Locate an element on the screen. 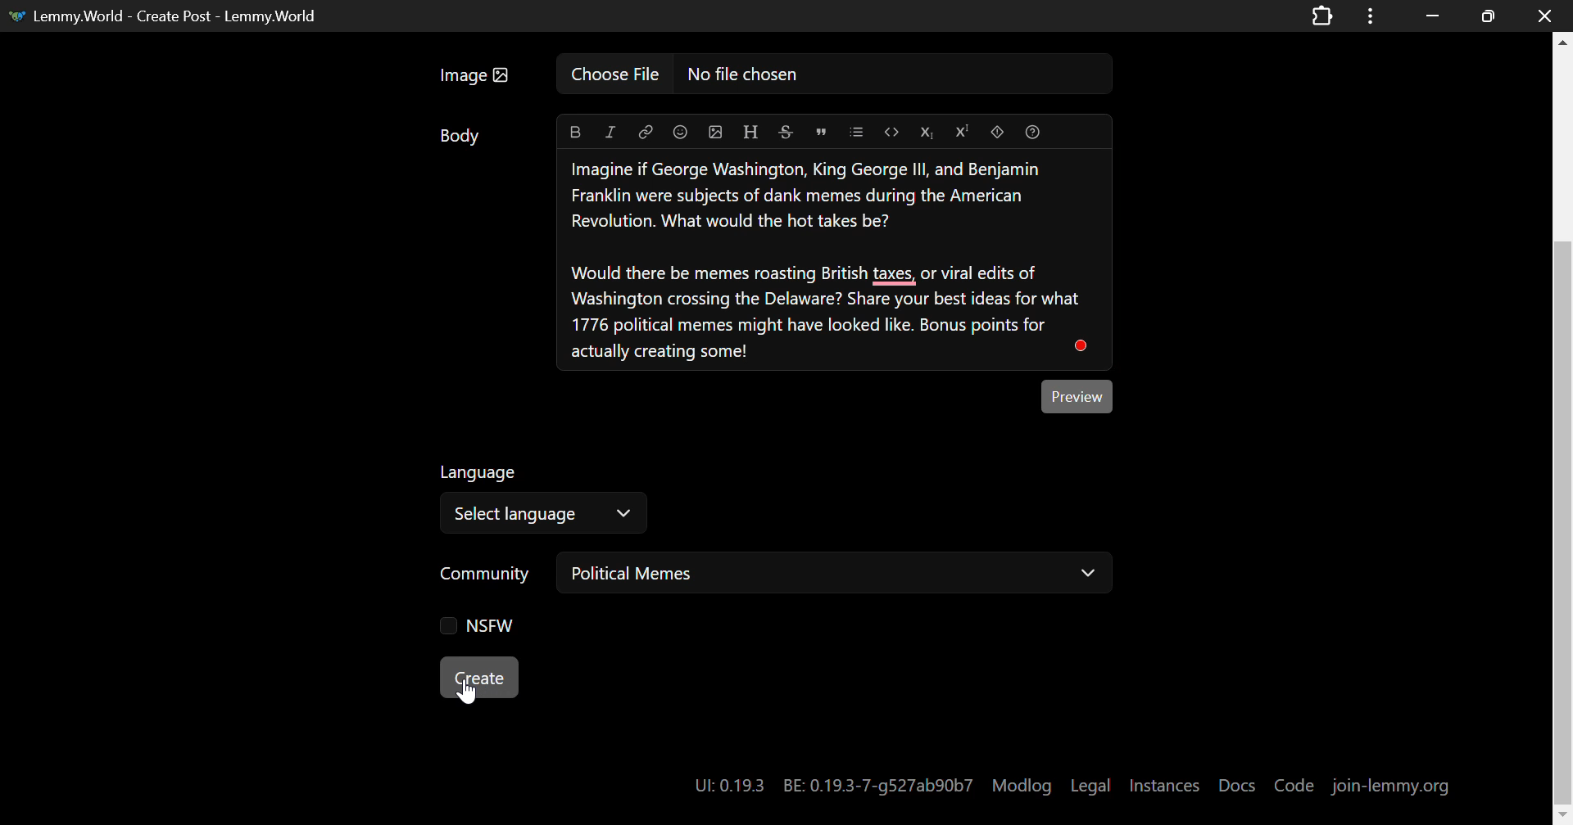 The height and width of the screenshot is (825, 1573). Instances is located at coordinates (1167, 786).